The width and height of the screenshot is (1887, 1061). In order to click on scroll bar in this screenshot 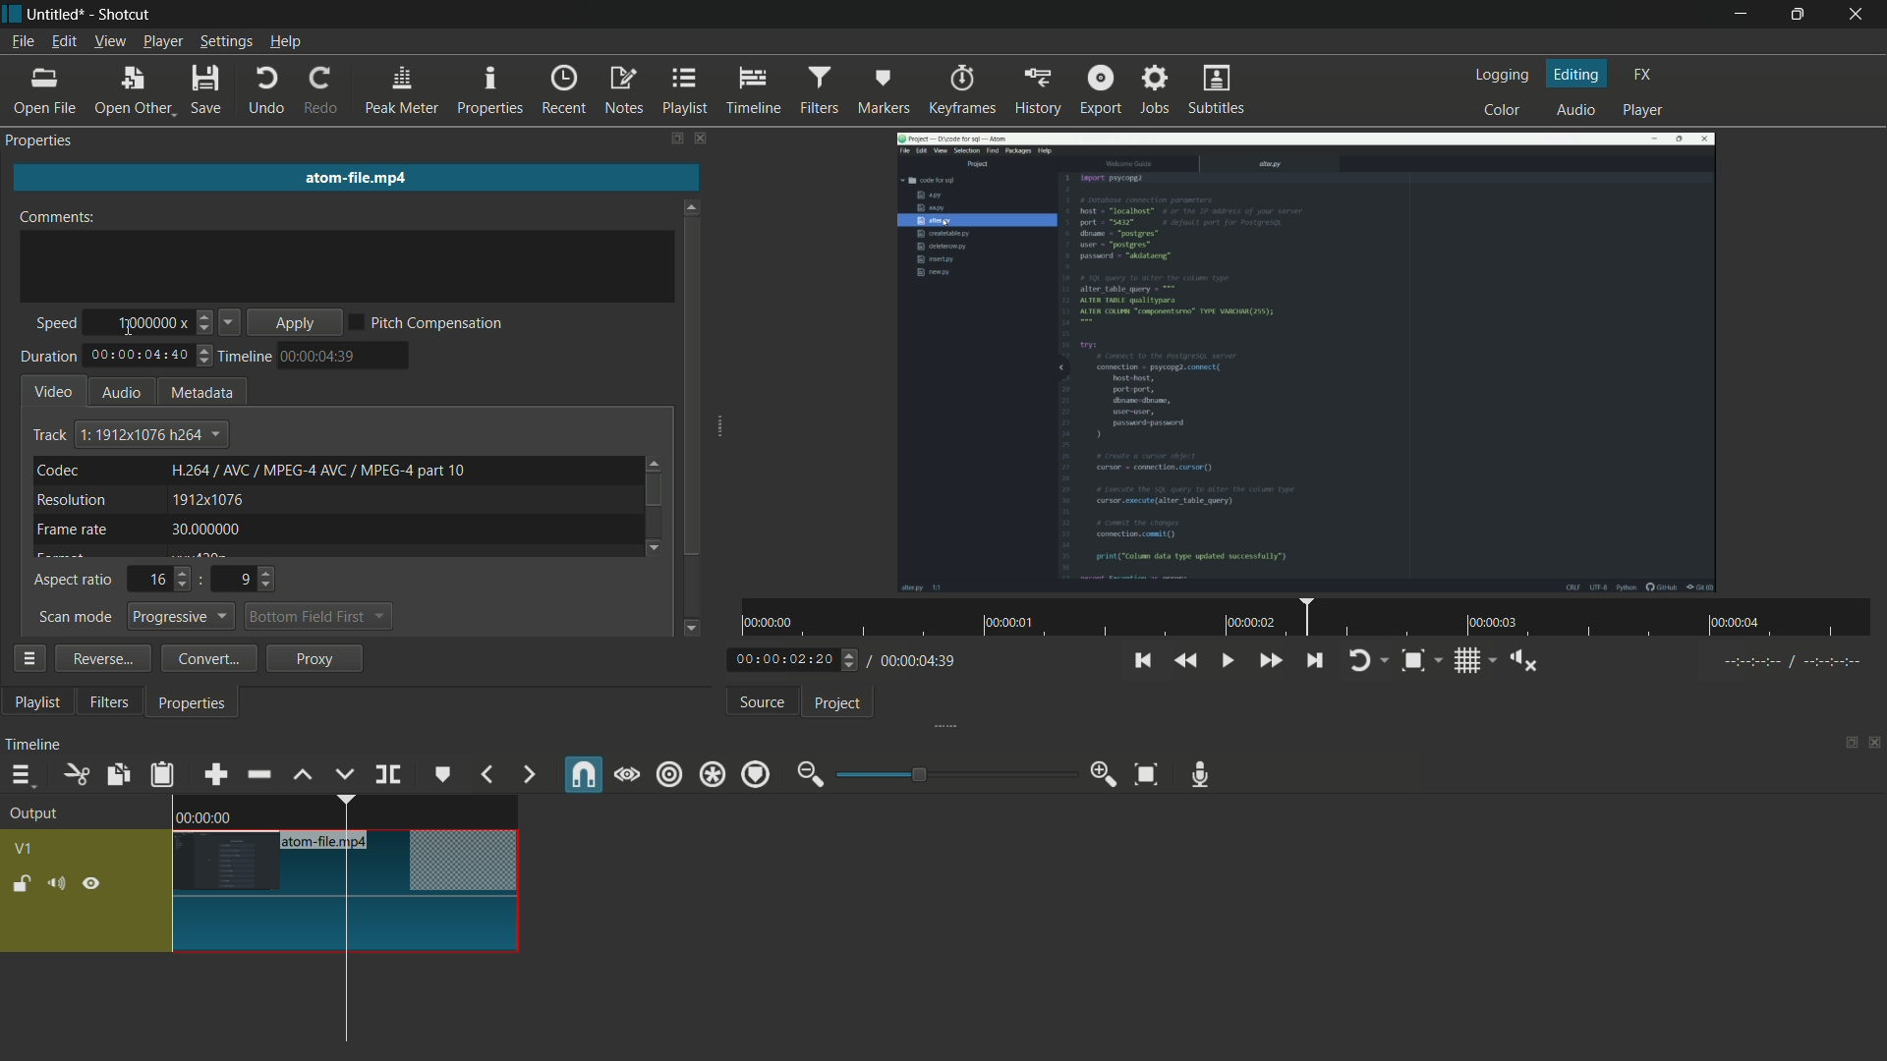, I will do `click(654, 490)`.